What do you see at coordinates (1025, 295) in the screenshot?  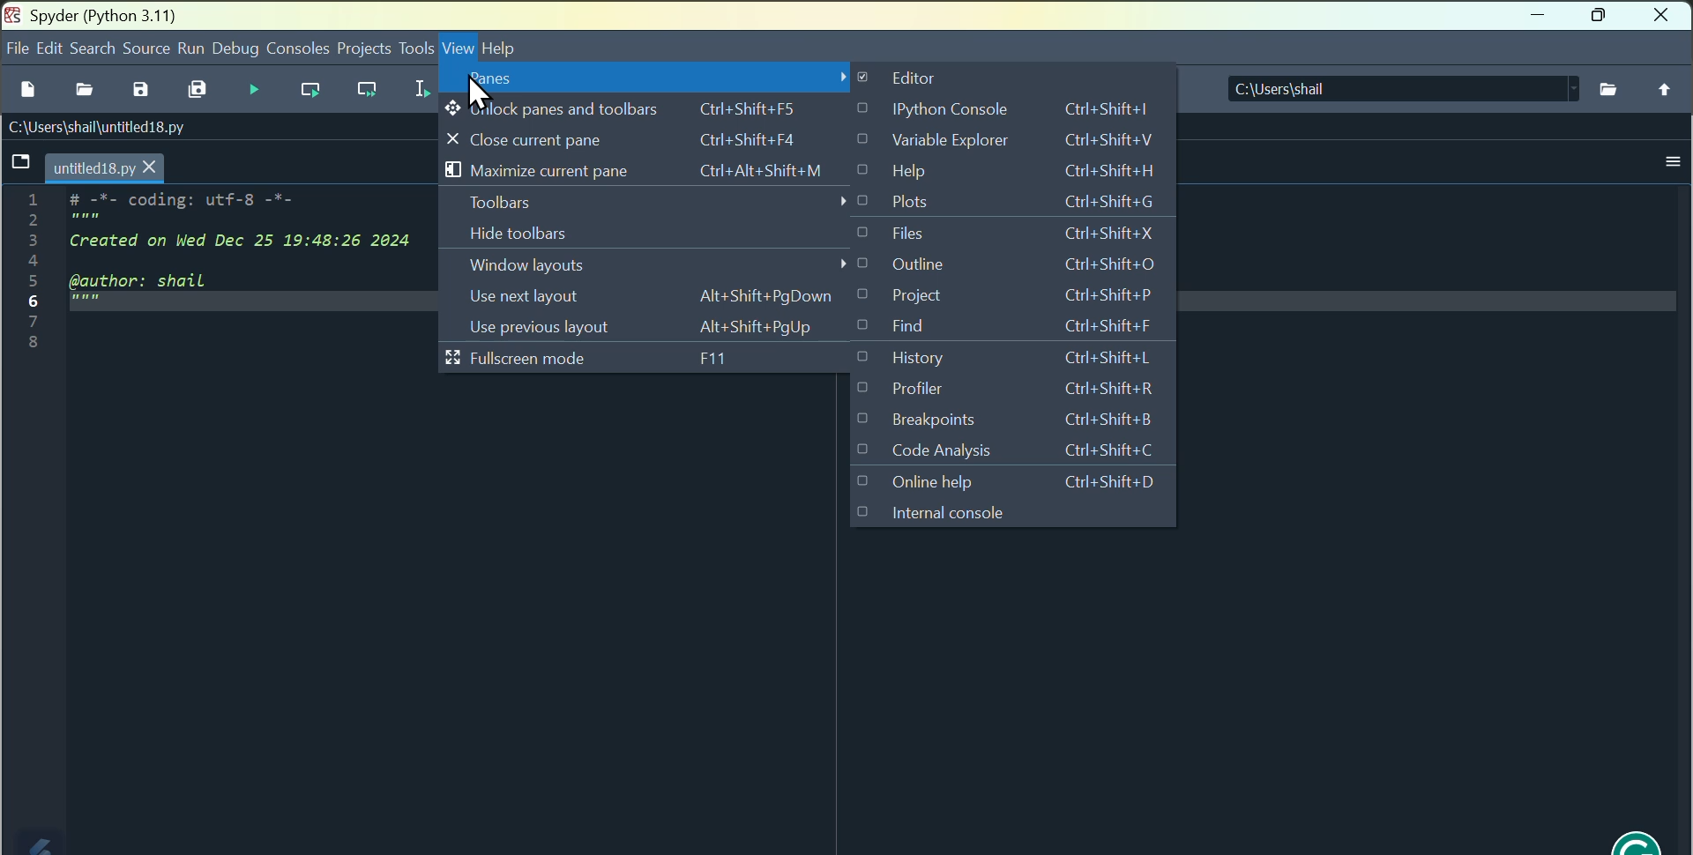 I see `Project` at bounding box center [1025, 295].